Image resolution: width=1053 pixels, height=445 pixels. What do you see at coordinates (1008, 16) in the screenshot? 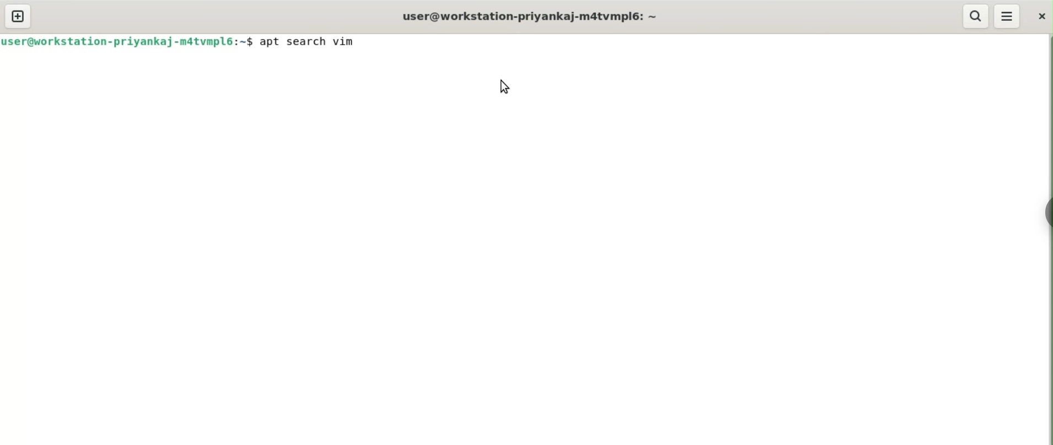
I see `menu` at bounding box center [1008, 16].